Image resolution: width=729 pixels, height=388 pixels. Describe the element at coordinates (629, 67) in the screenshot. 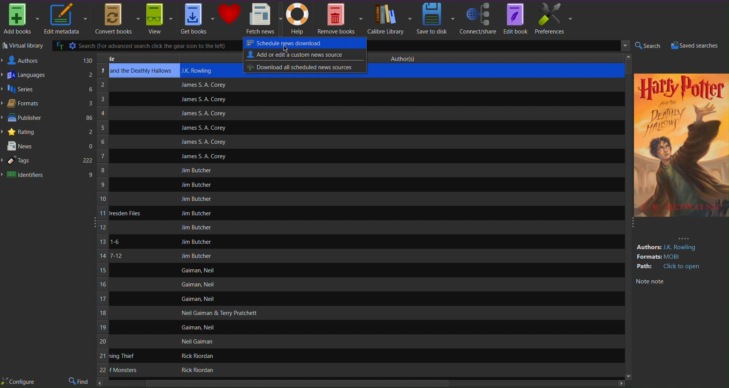

I see `Scrollbar` at that location.